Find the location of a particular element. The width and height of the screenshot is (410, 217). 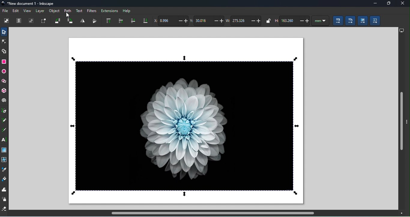

Spray tool is located at coordinates (5, 199).